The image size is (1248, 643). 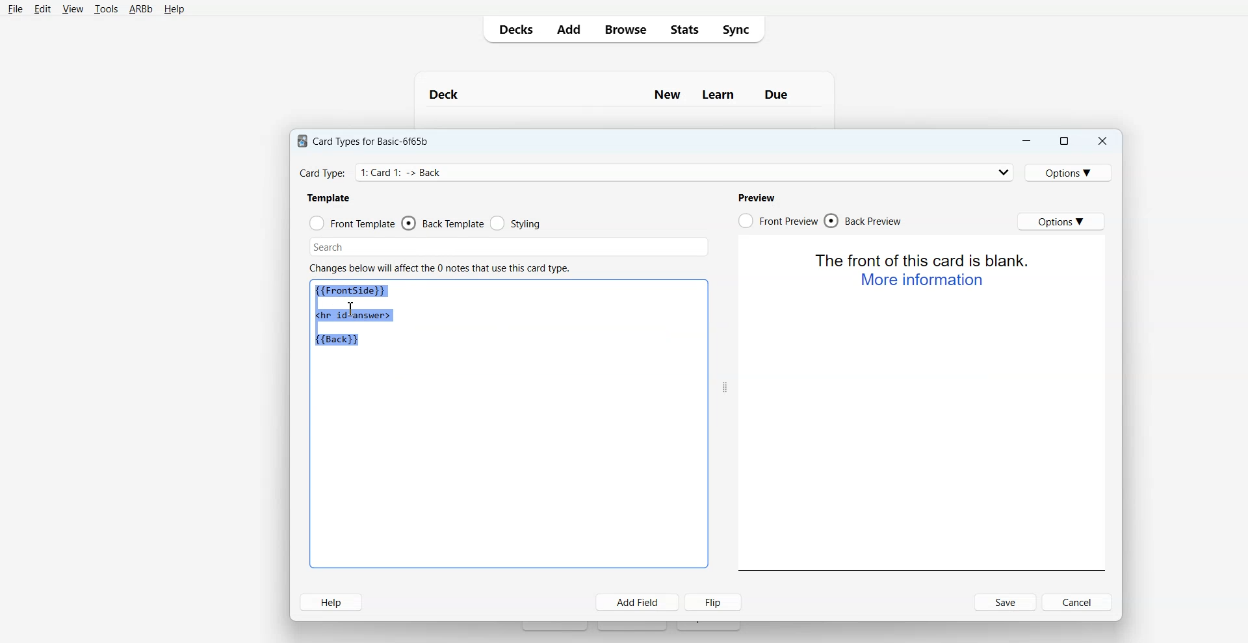 What do you see at coordinates (442, 266) in the screenshot?
I see `Text 3` at bounding box center [442, 266].